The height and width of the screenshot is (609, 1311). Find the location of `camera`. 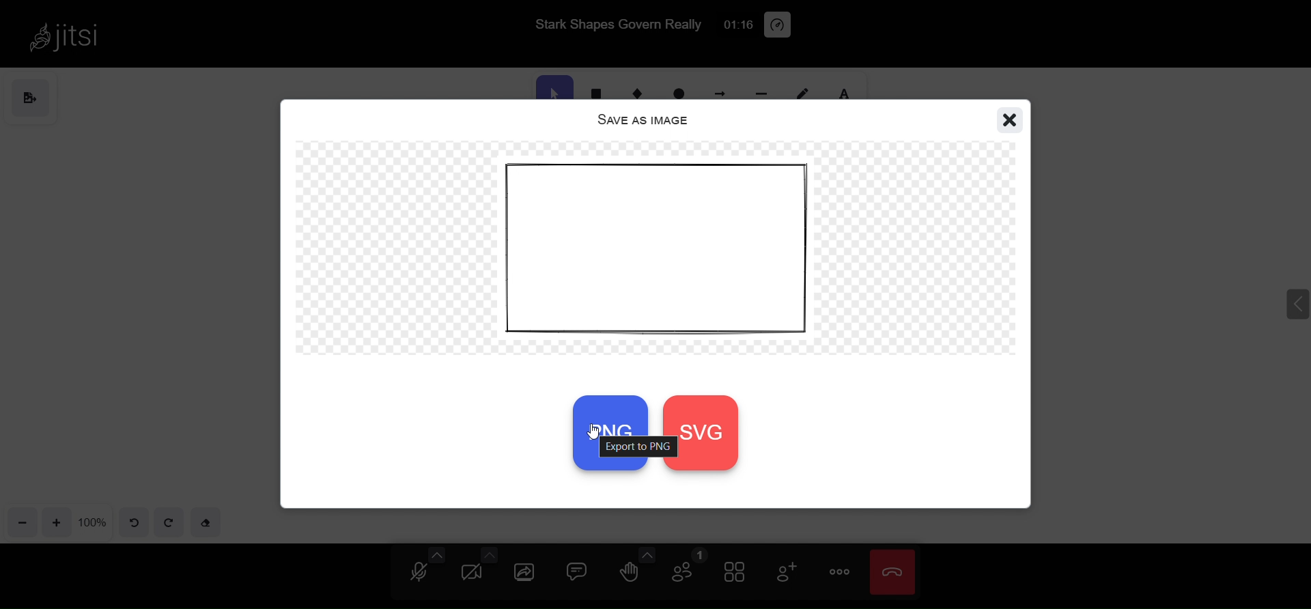

camera is located at coordinates (472, 573).